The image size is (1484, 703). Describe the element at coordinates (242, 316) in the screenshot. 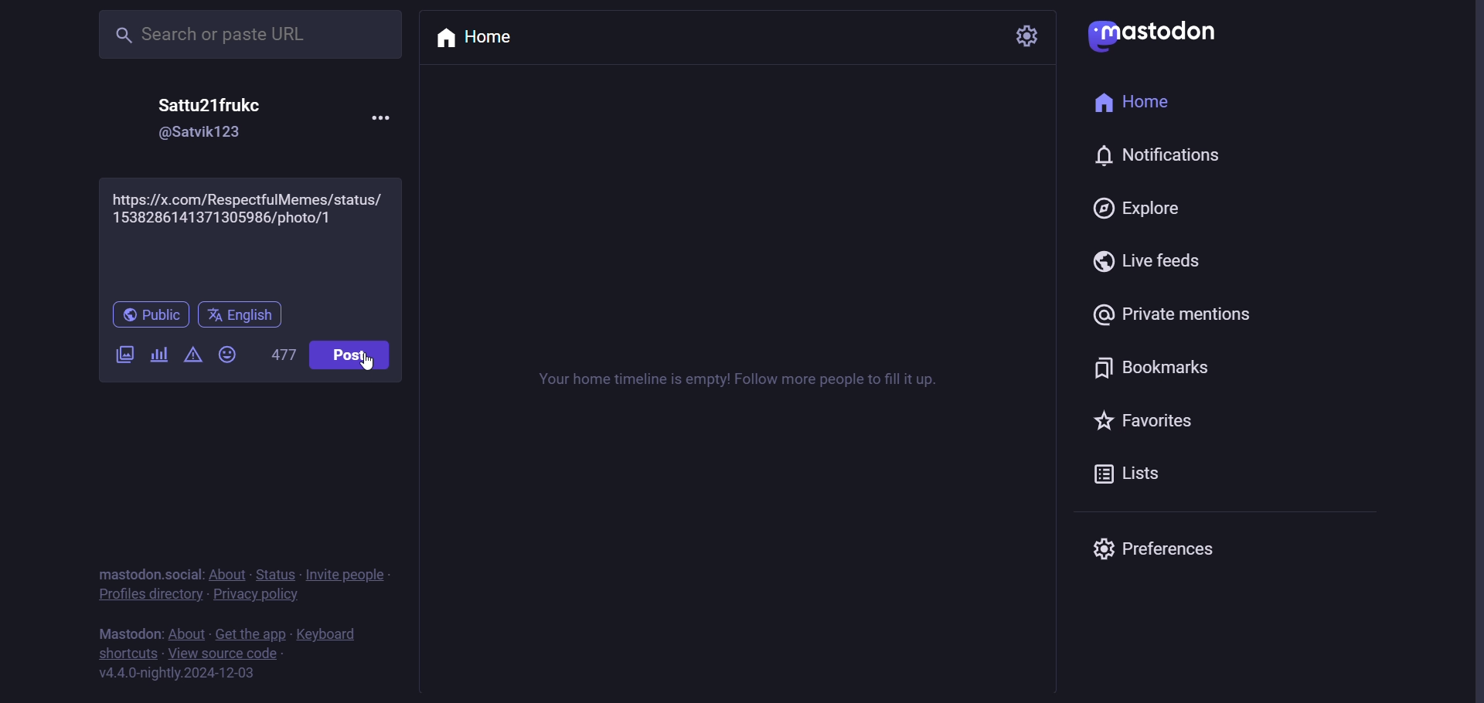

I see `English` at that location.